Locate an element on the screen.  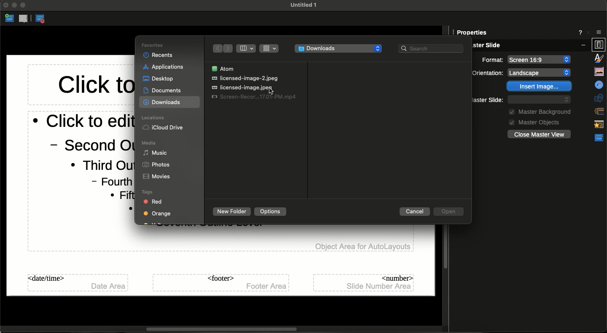
Scrollbar is located at coordinates (225, 328).